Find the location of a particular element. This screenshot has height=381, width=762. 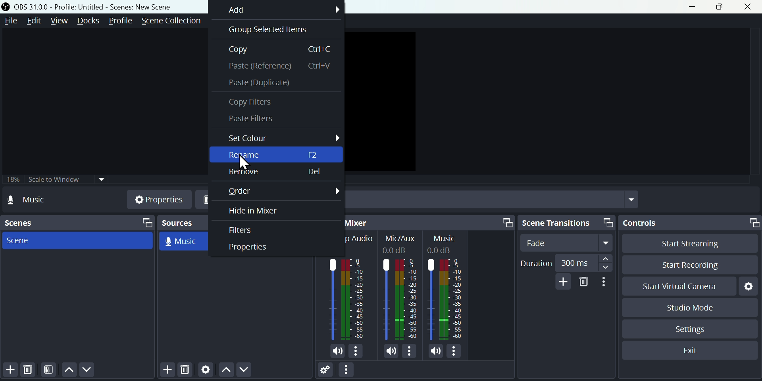

Sound is located at coordinates (391, 351).